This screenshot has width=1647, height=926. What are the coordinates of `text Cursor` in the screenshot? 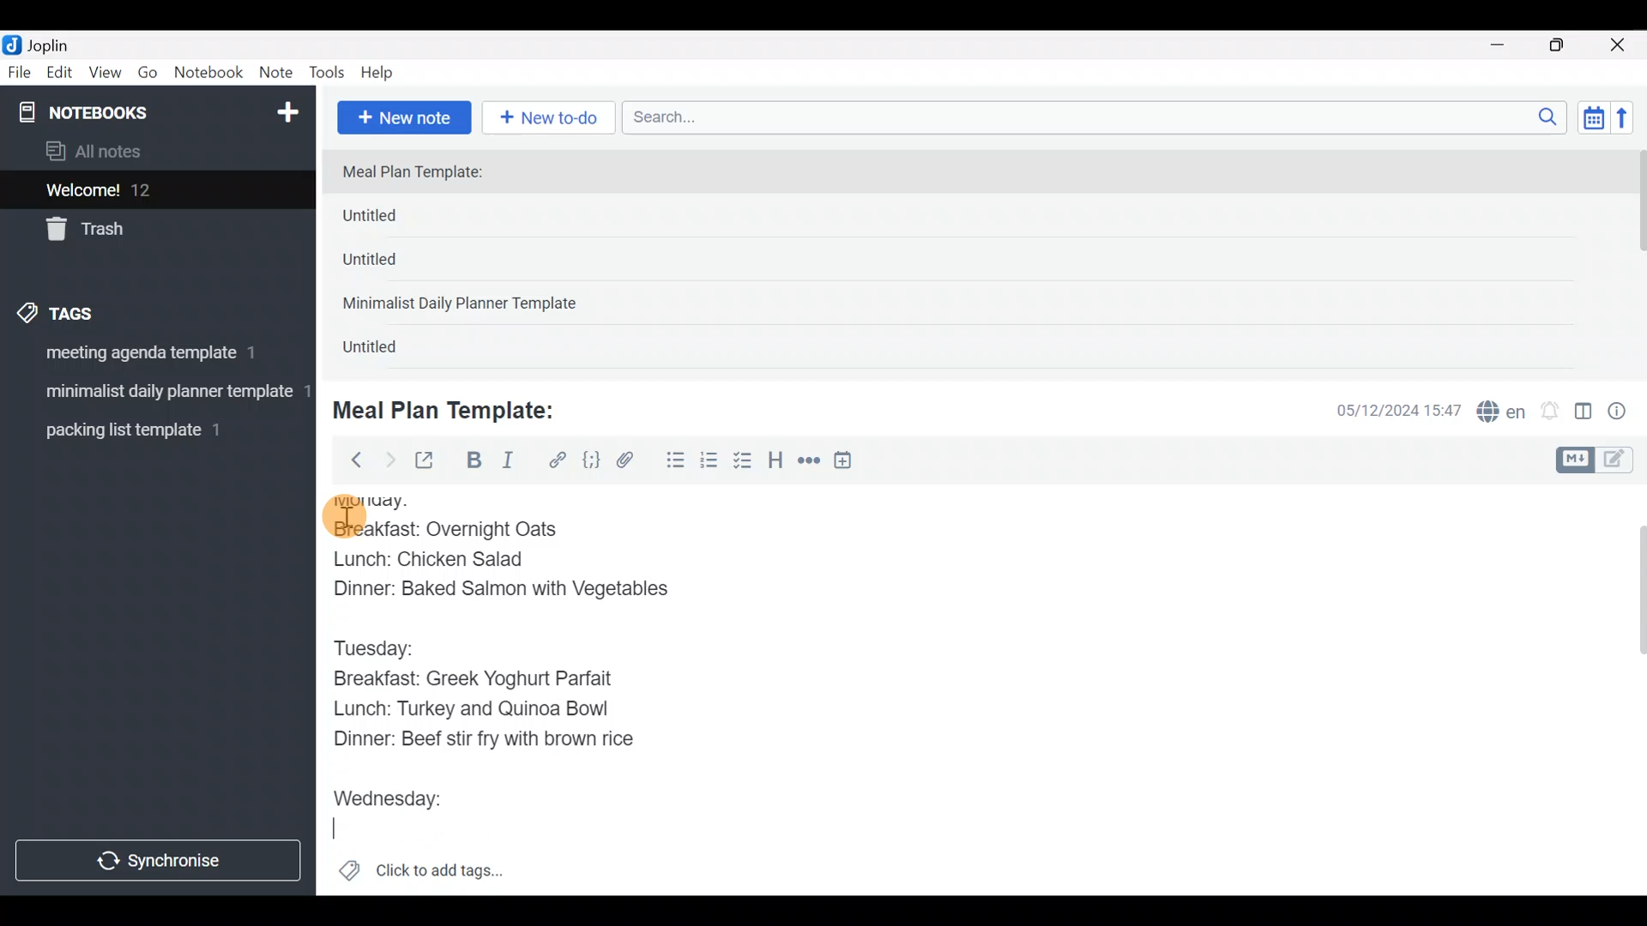 It's located at (344, 830).